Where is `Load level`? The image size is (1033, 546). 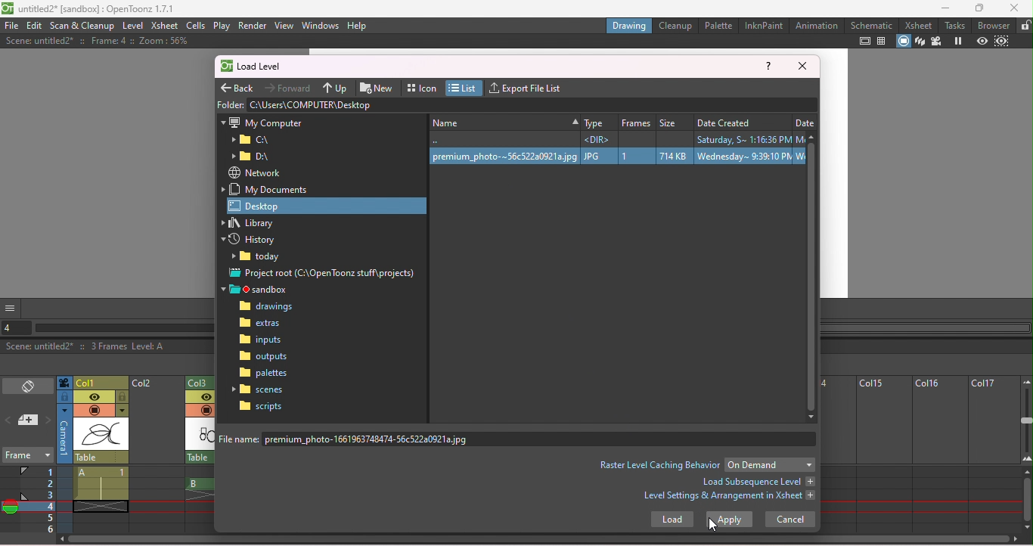 Load level is located at coordinates (259, 67).